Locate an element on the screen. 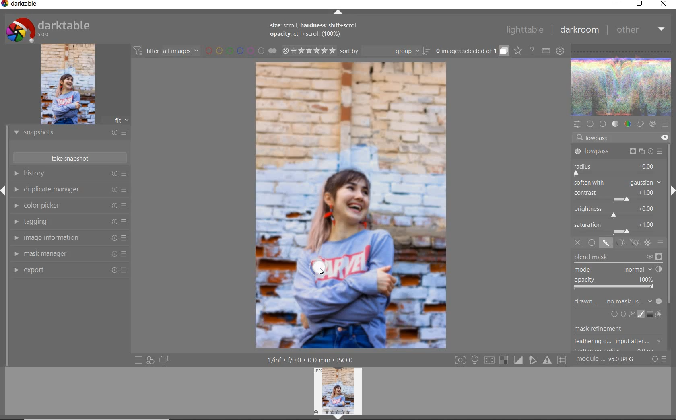 Image resolution: width=676 pixels, height=420 pixels. export is located at coordinates (70, 270).